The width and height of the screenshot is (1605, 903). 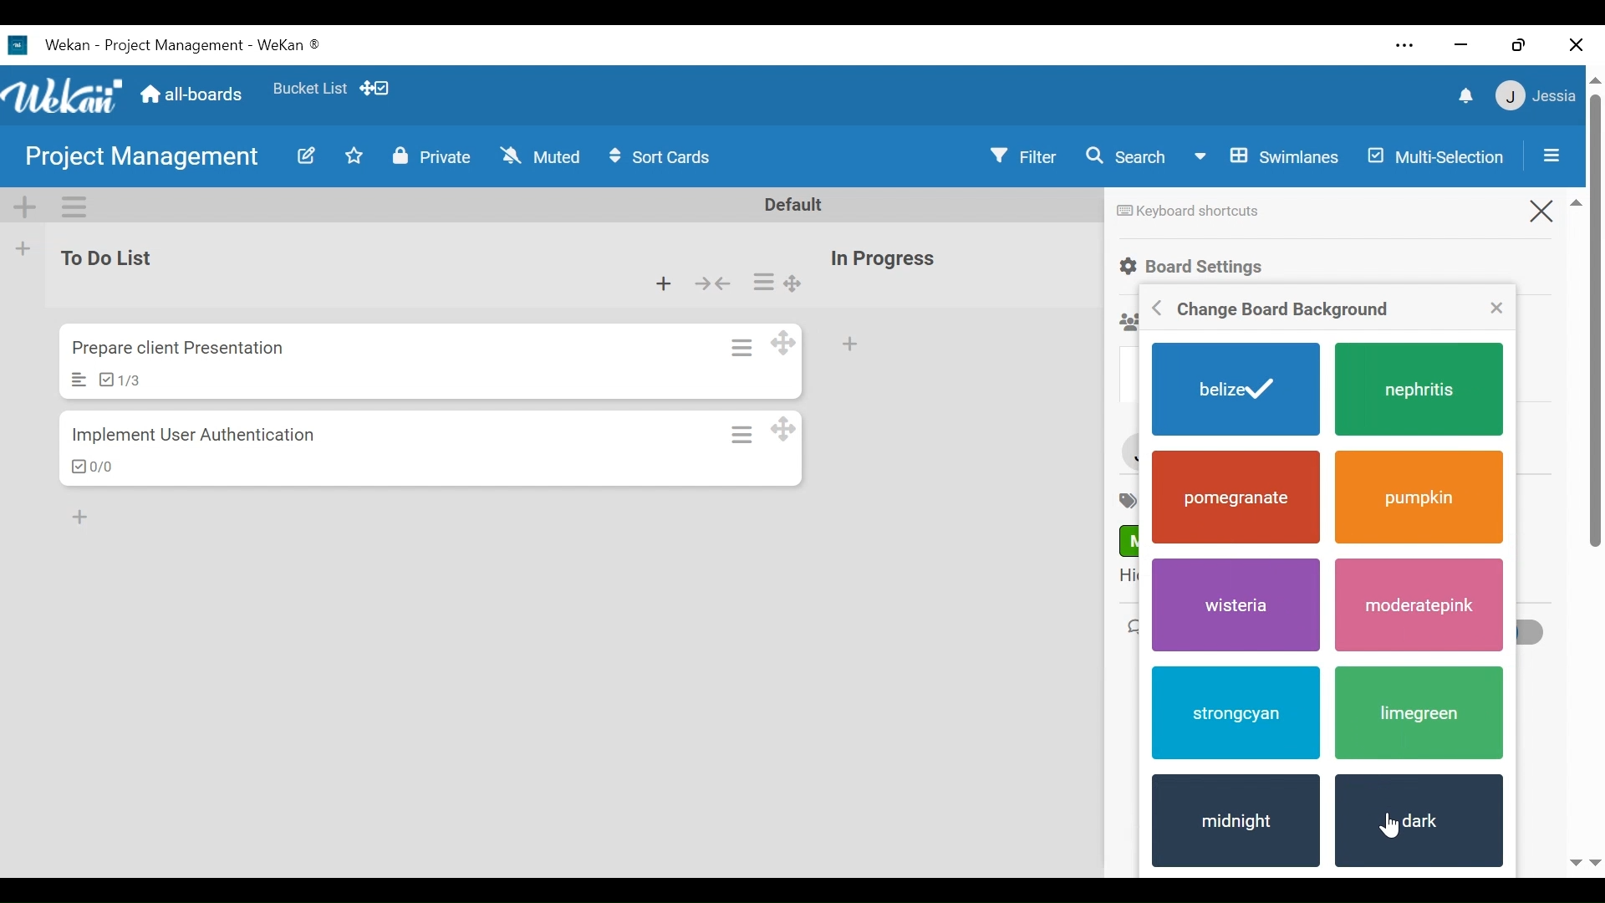 What do you see at coordinates (1419, 499) in the screenshot?
I see `pumpkin` at bounding box center [1419, 499].